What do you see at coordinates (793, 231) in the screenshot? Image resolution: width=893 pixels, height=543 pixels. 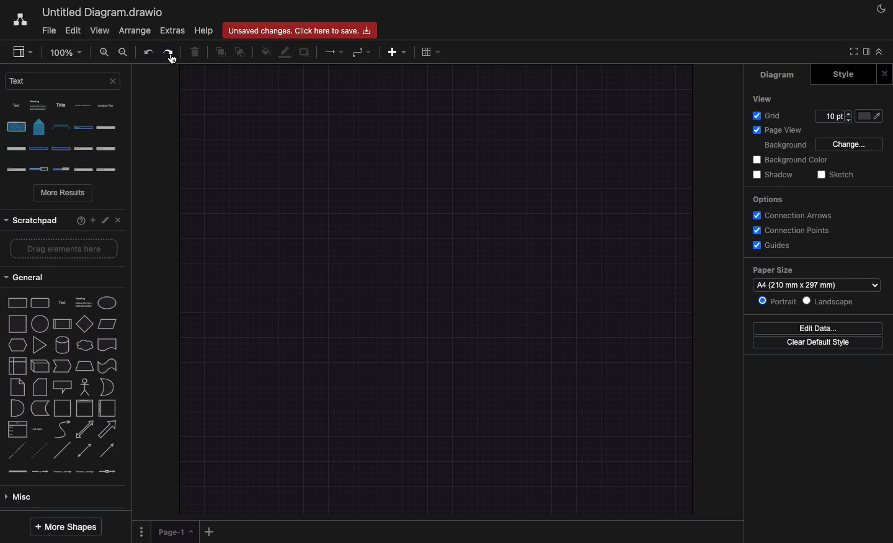 I see `Connection points` at bounding box center [793, 231].